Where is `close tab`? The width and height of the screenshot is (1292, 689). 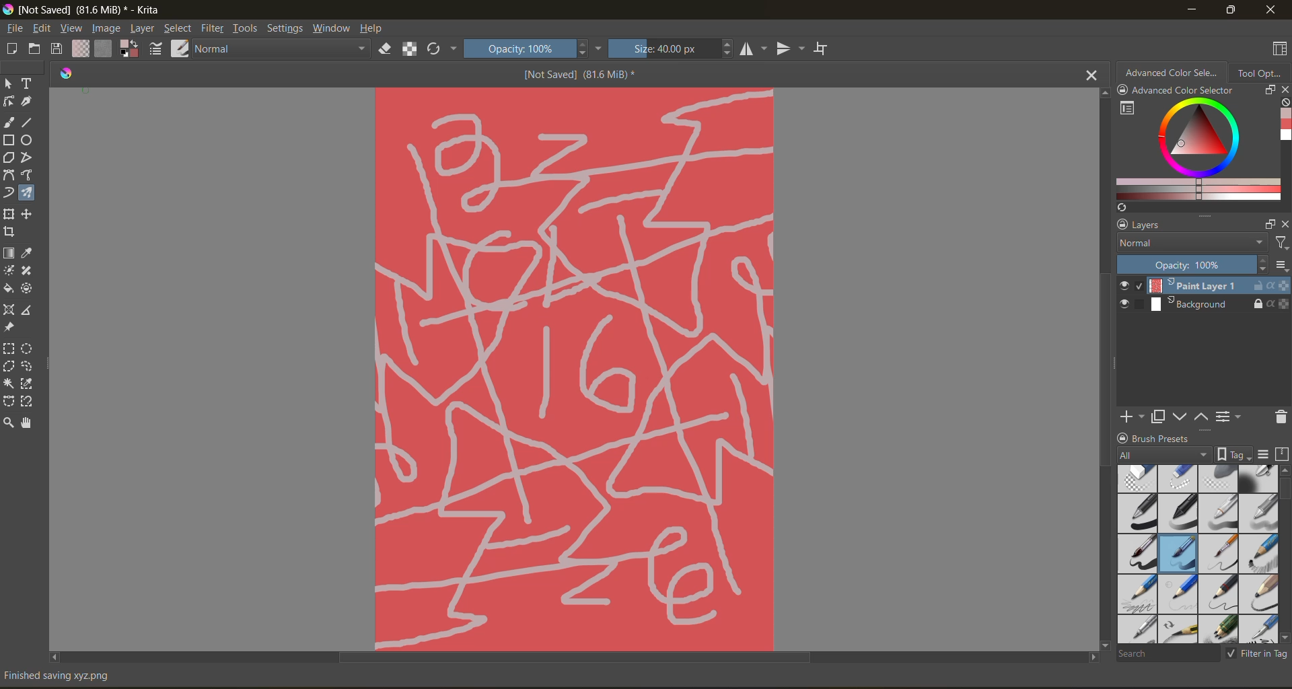
close tab is located at coordinates (1093, 74).